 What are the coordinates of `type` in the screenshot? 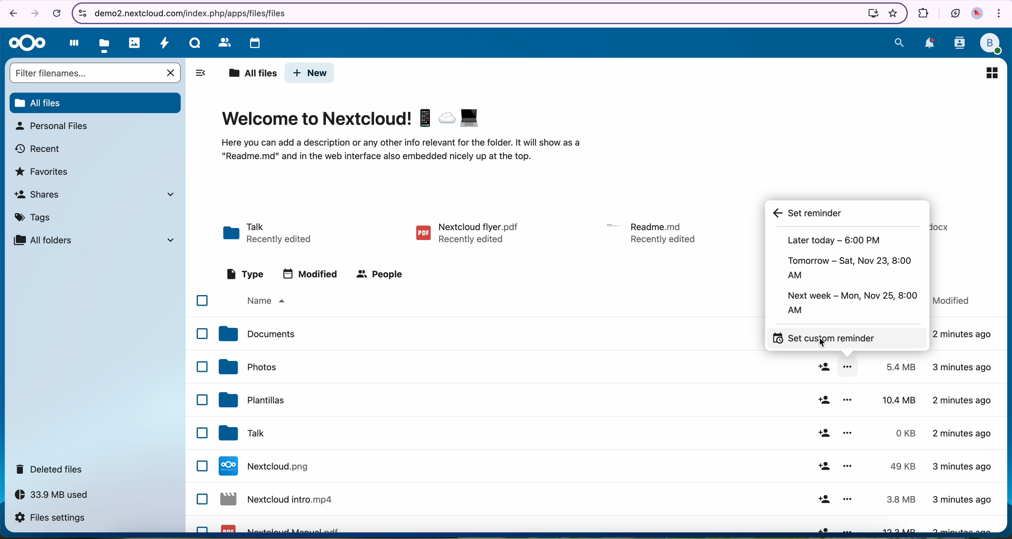 It's located at (244, 273).